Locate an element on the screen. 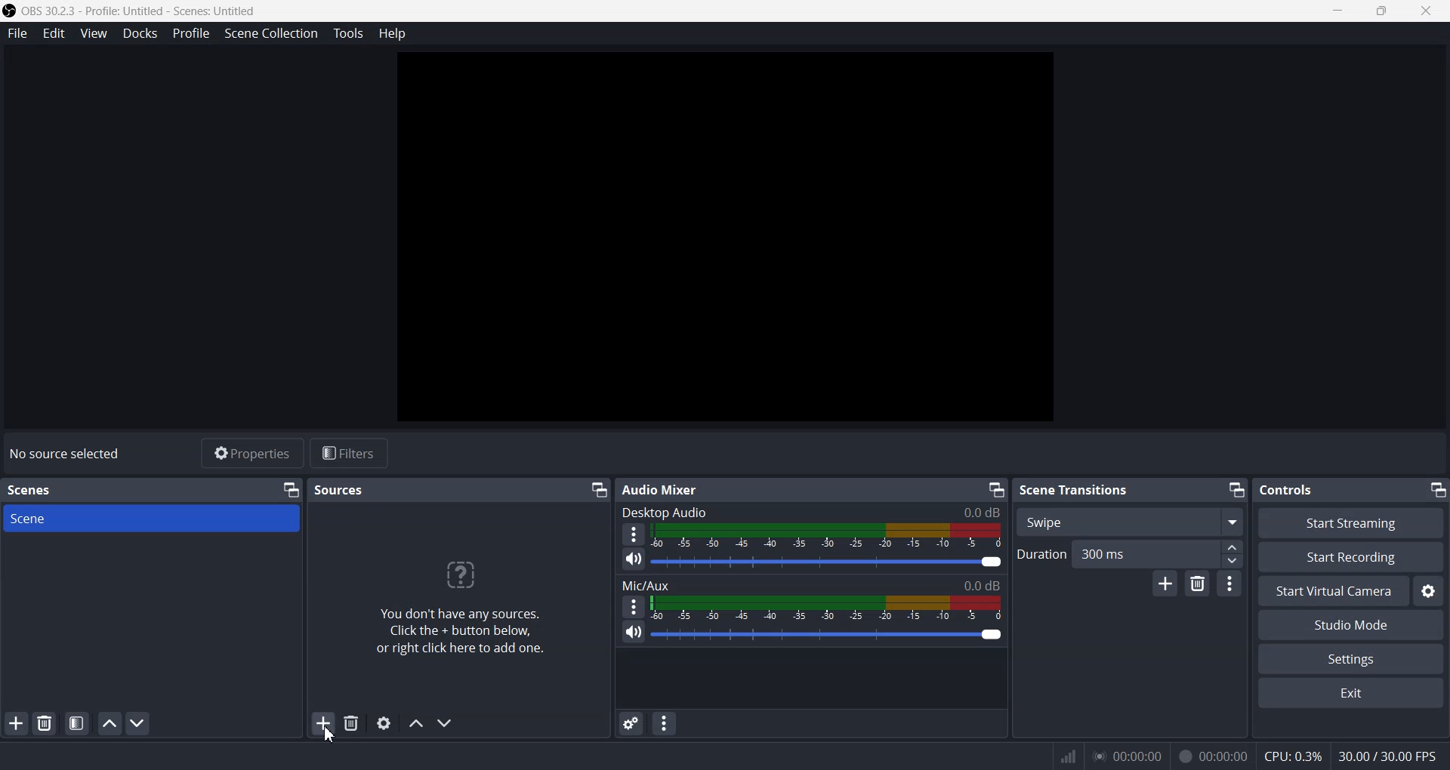 This screenshot has width=1450, height=770. Sources is located at coordinates (341, 489).